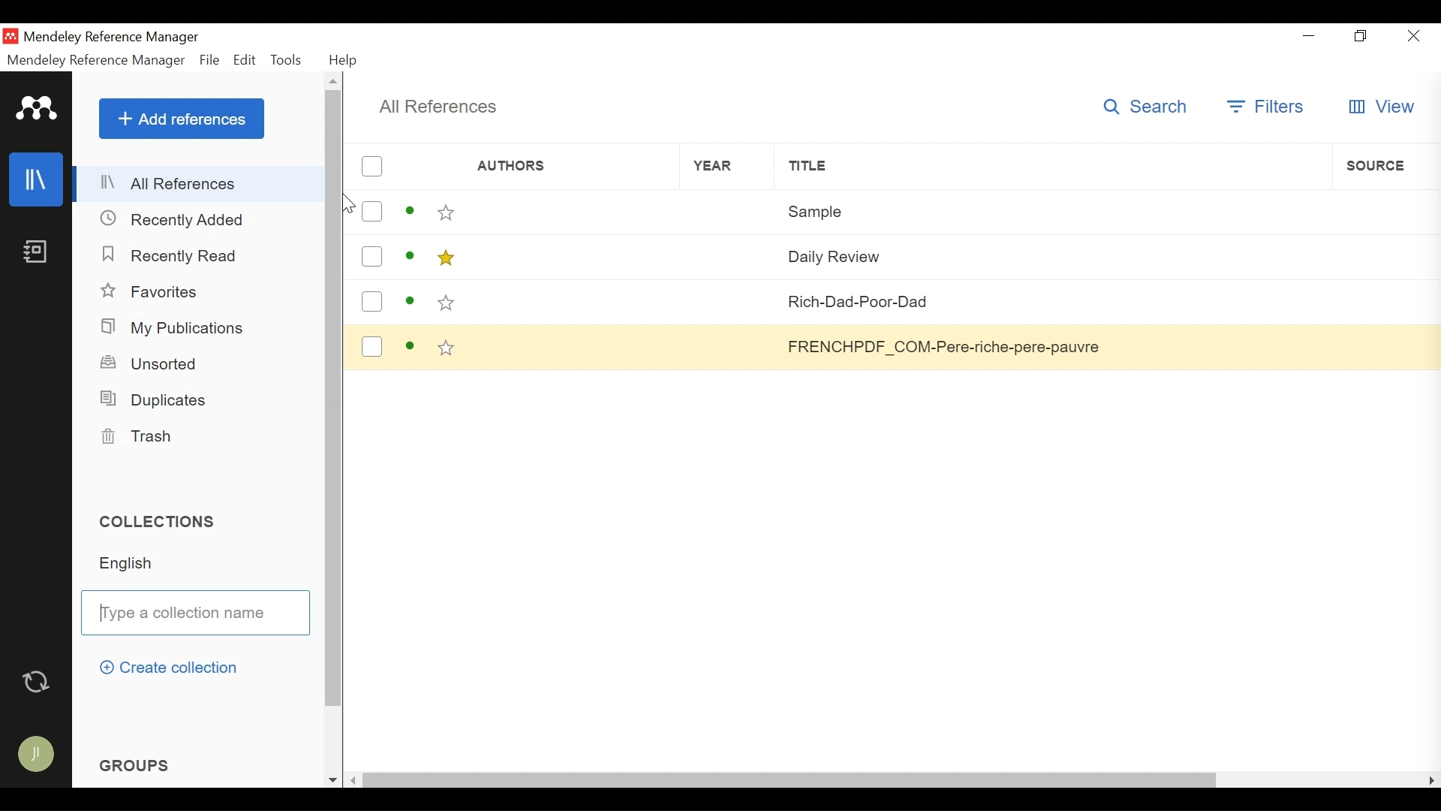 This screenshot has height=811, width=1441. Describe the element at coordinates (1053, 300) in the screenshot. I see `Rich-Dad-Poor-Dad` at that location.